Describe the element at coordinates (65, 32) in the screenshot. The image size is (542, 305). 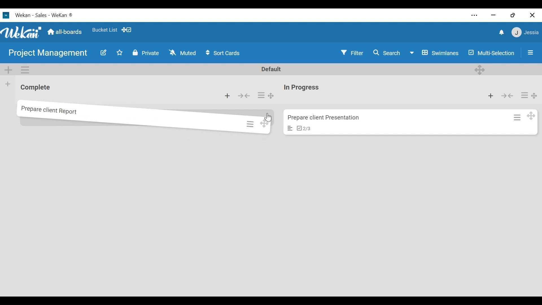
I see `all boards` at that location.